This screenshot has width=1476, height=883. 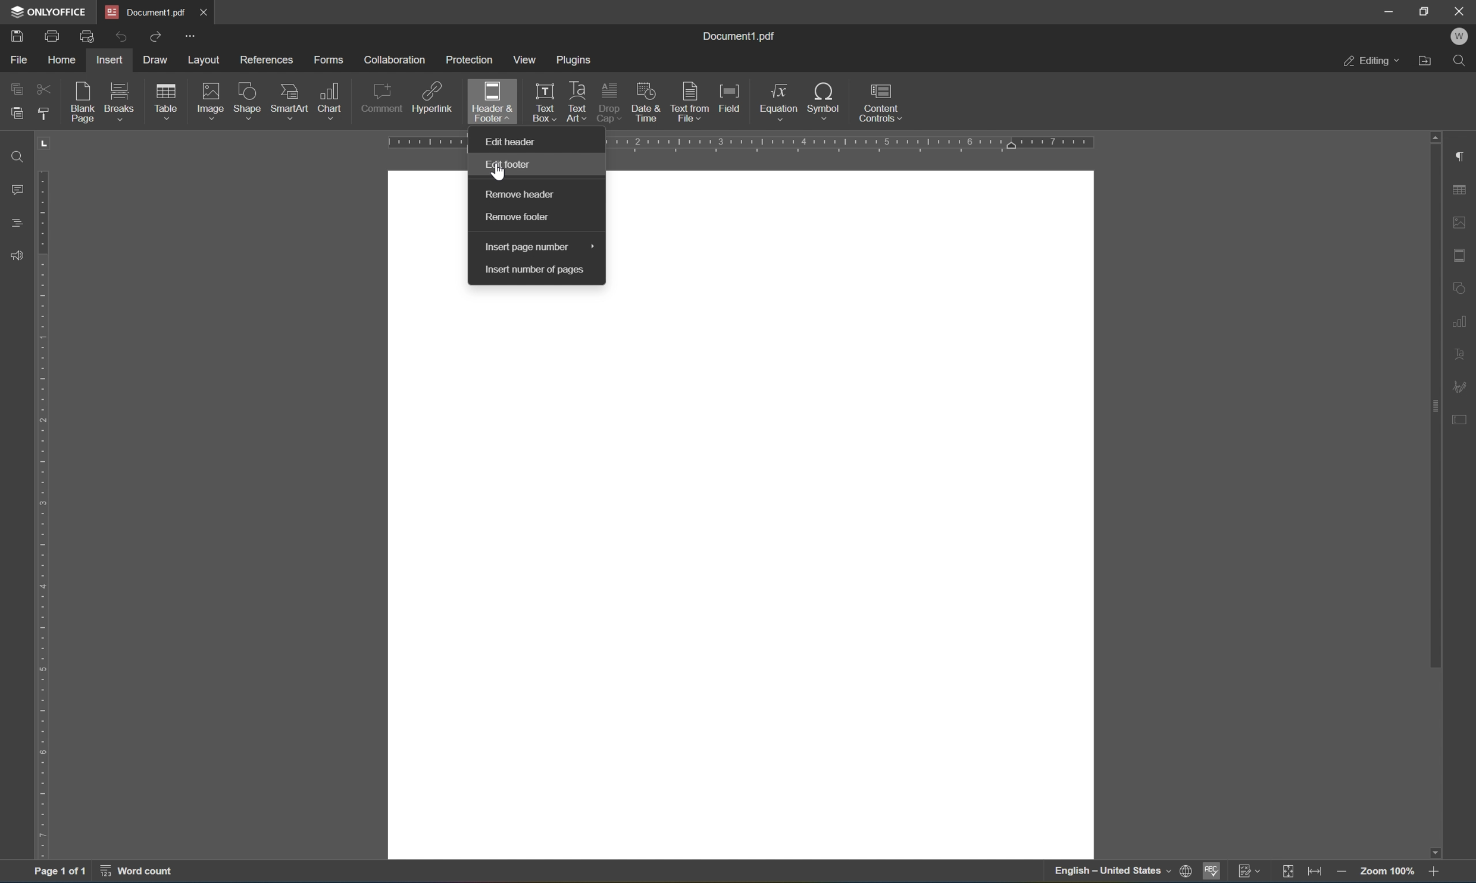 I want to click on equation, so click(x=780, y=101).